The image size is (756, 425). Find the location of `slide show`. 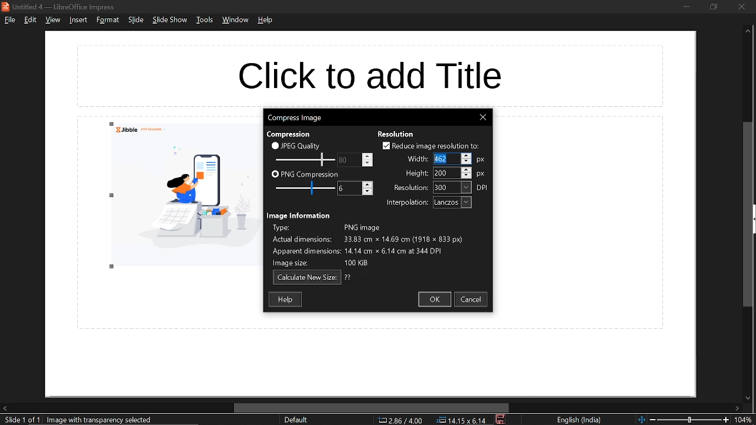

slide show is located at coordinates (170, 20).